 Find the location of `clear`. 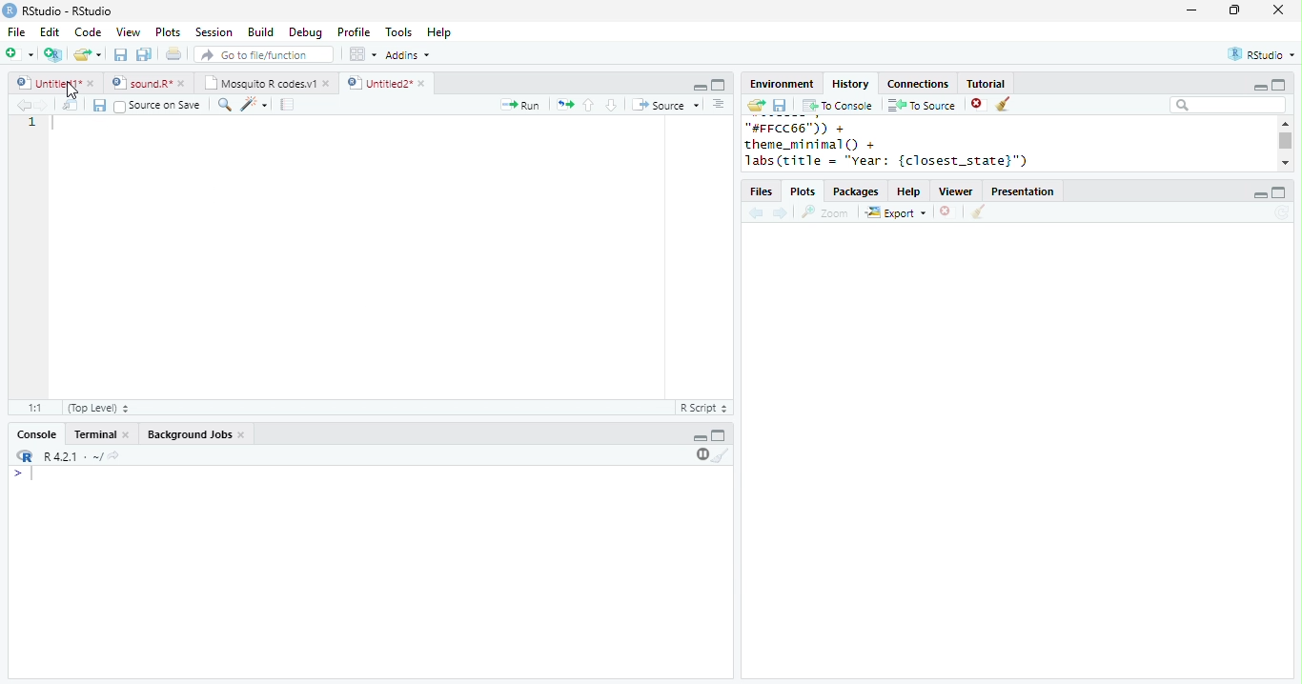

clear is located at coordinates (722, 454).